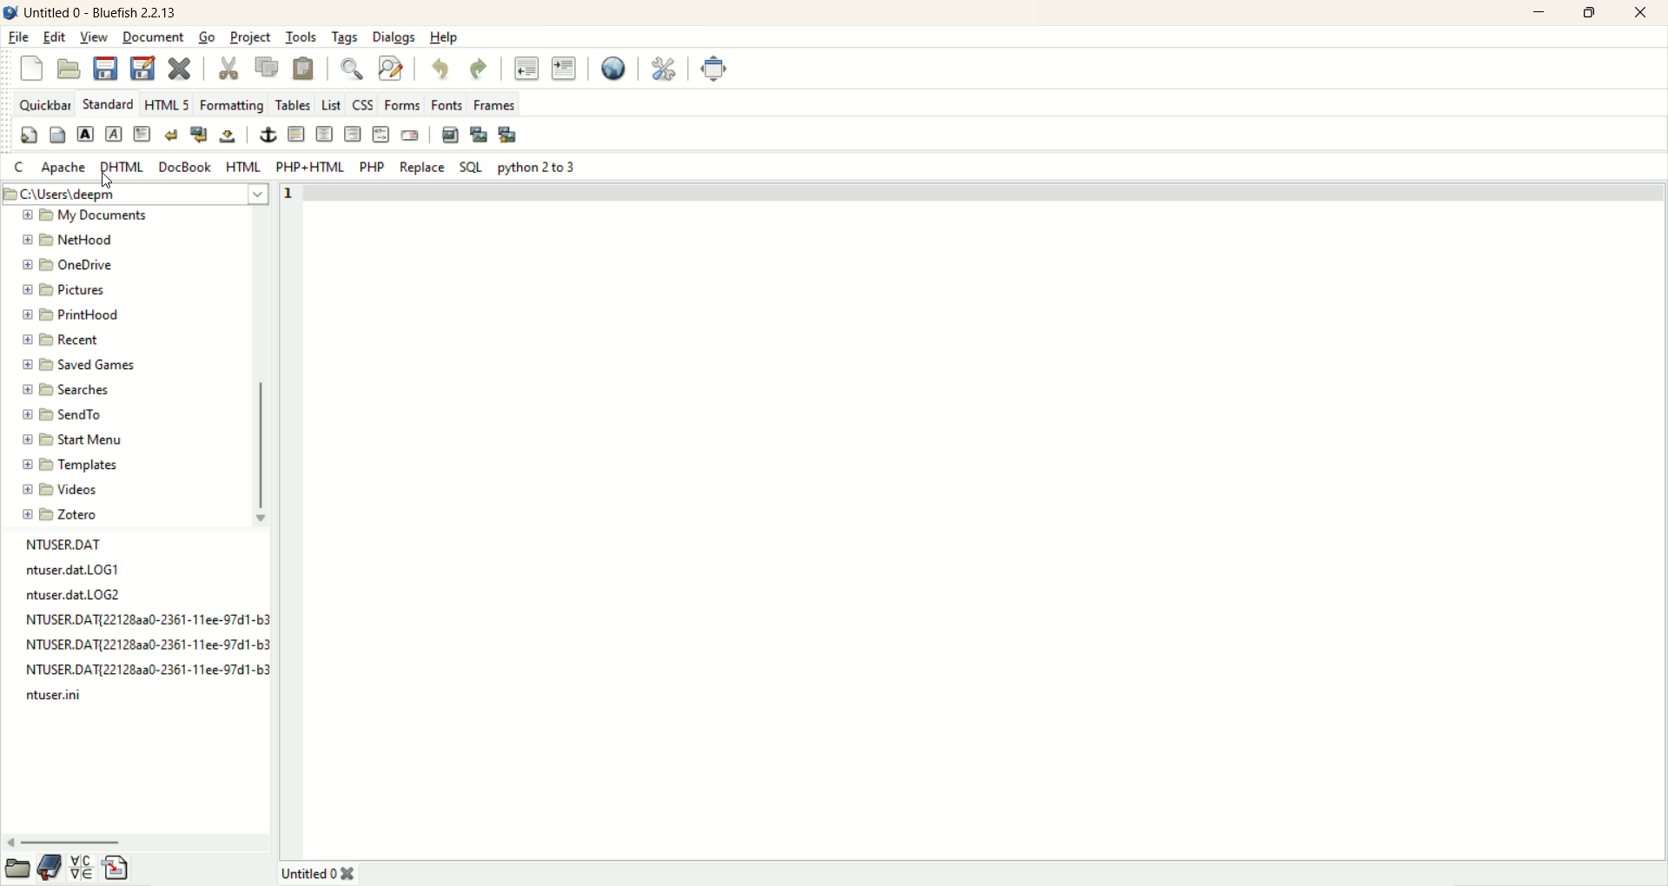  What do you see at coordinates (69, 68) in the screenshot?
I see `open file` at bounding box center [69, 68].